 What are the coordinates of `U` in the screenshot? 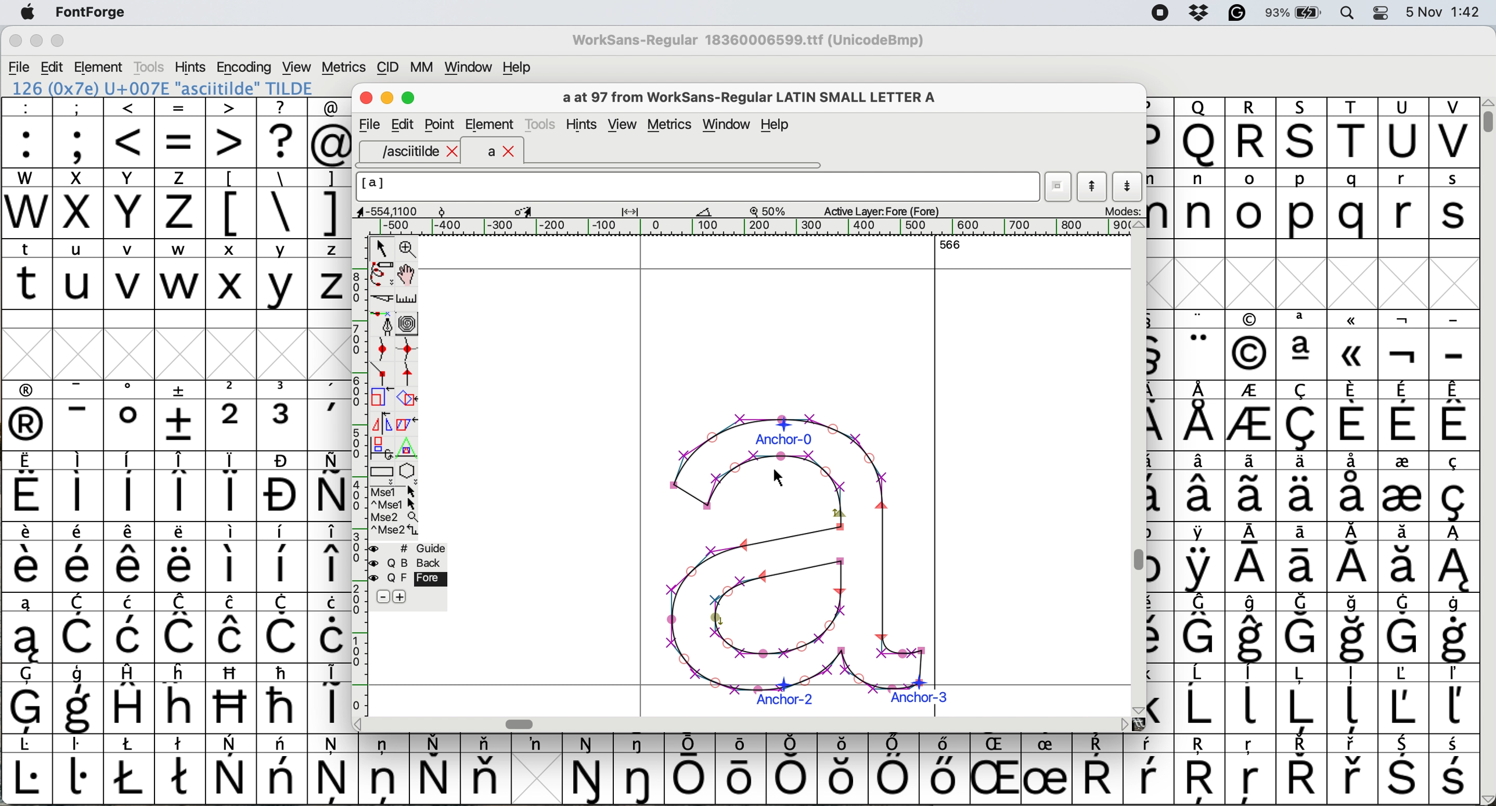 It's located at (1403, 133).